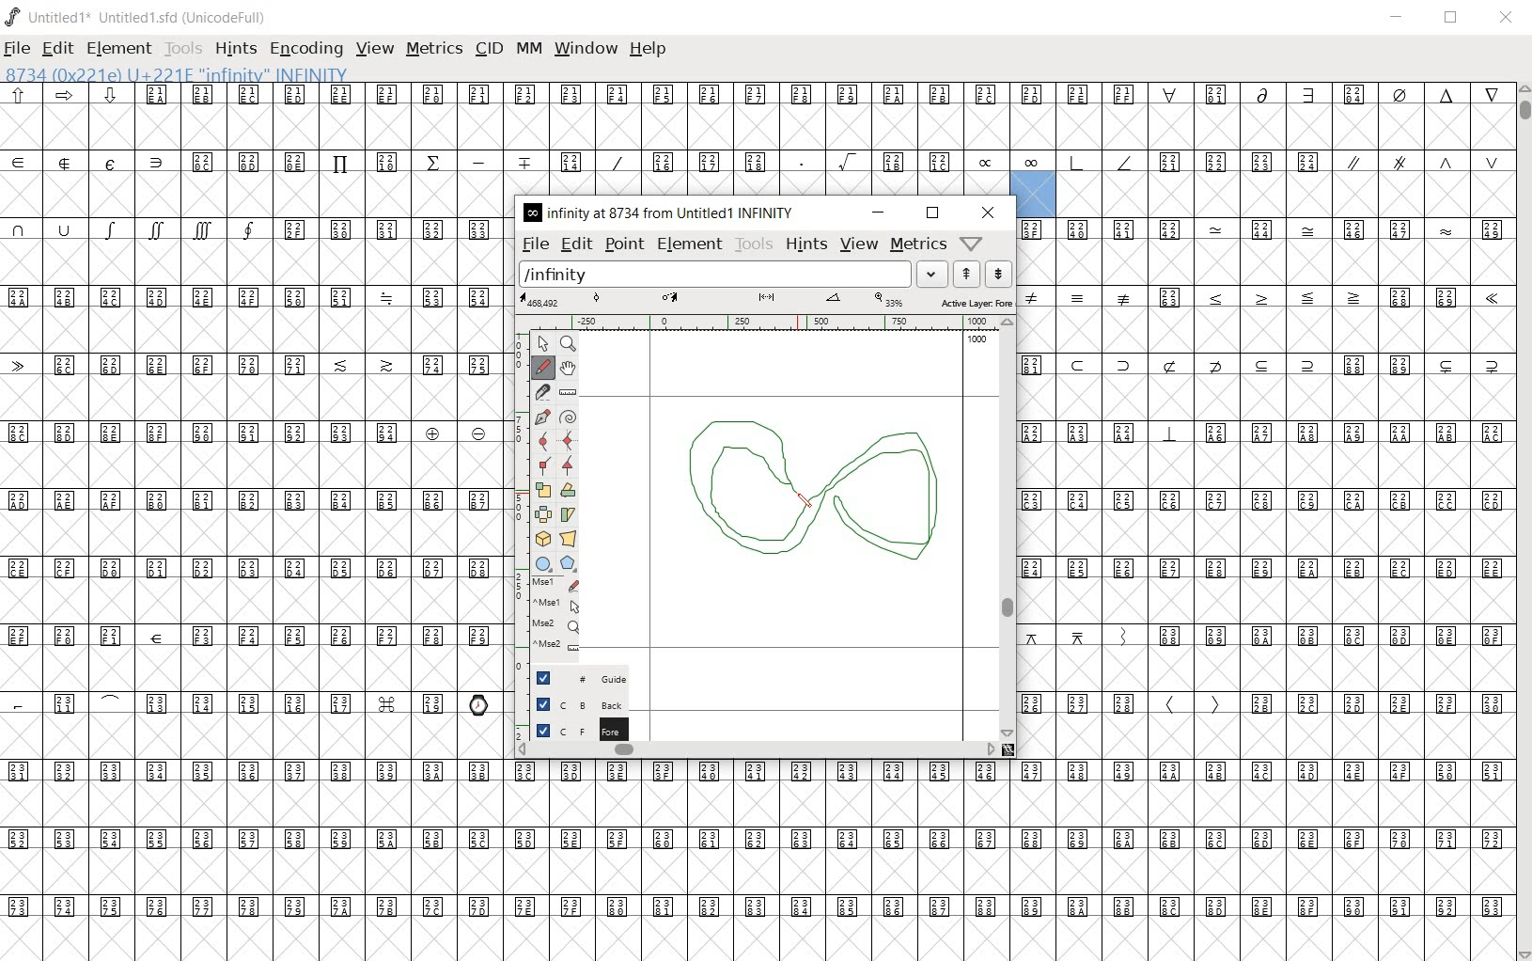  What do you see at coordinates (1428, 297) in the screenshot?
I see `Unicode code points` at bounding box center [1428, 297].